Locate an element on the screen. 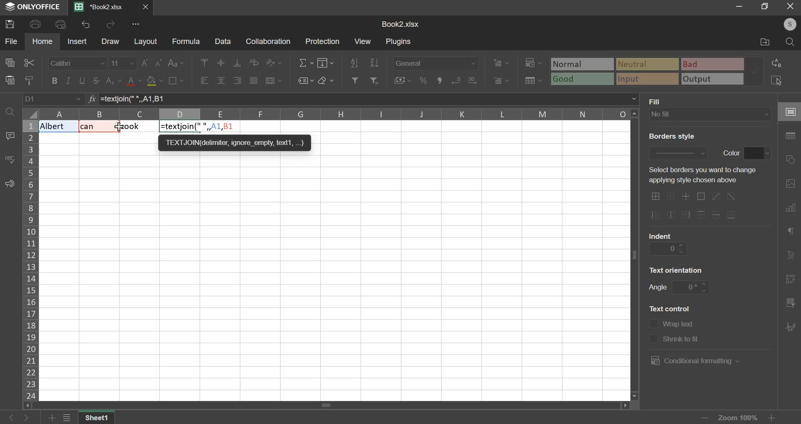  file is located at coordinates (11, 41).